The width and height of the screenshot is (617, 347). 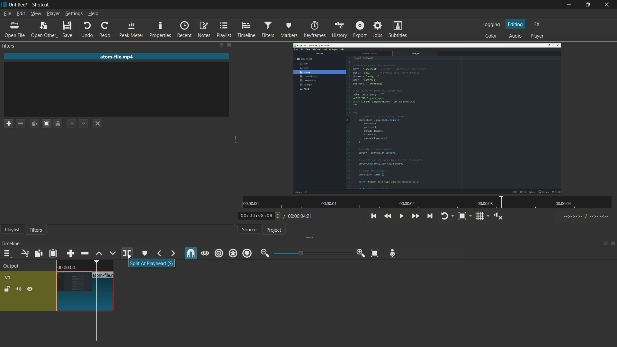 I want to click on cut, so click(x=25, y=253).